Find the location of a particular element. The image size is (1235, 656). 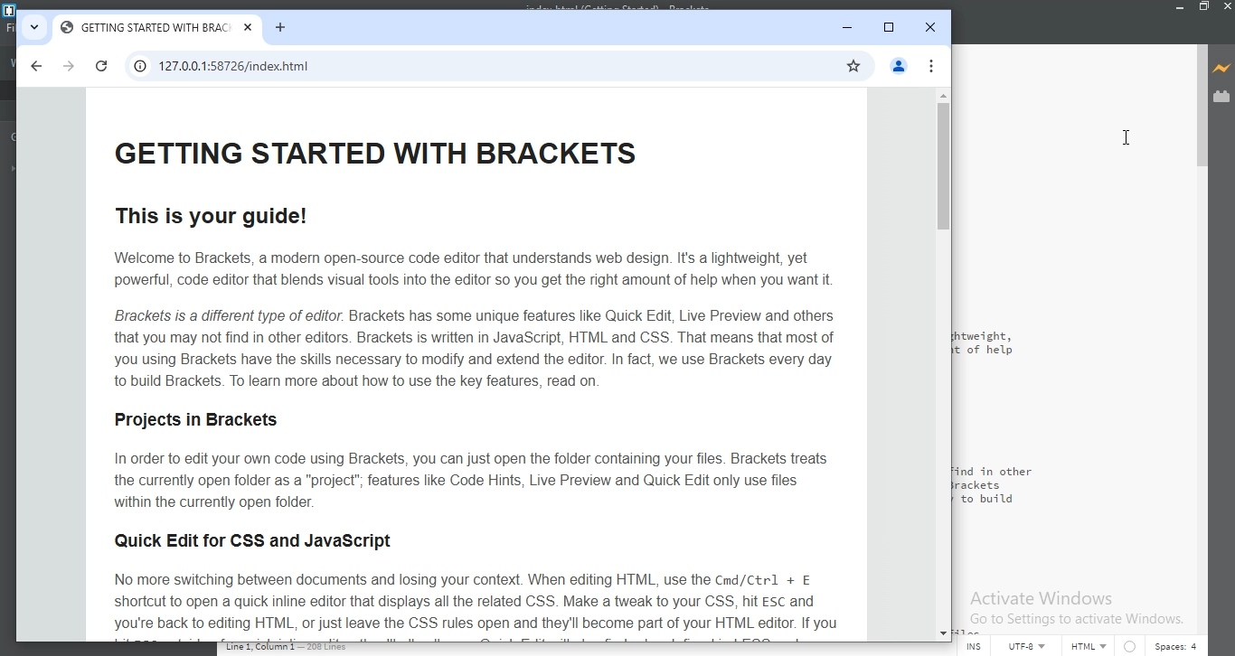

minimise is located at coordinates (848, 23).